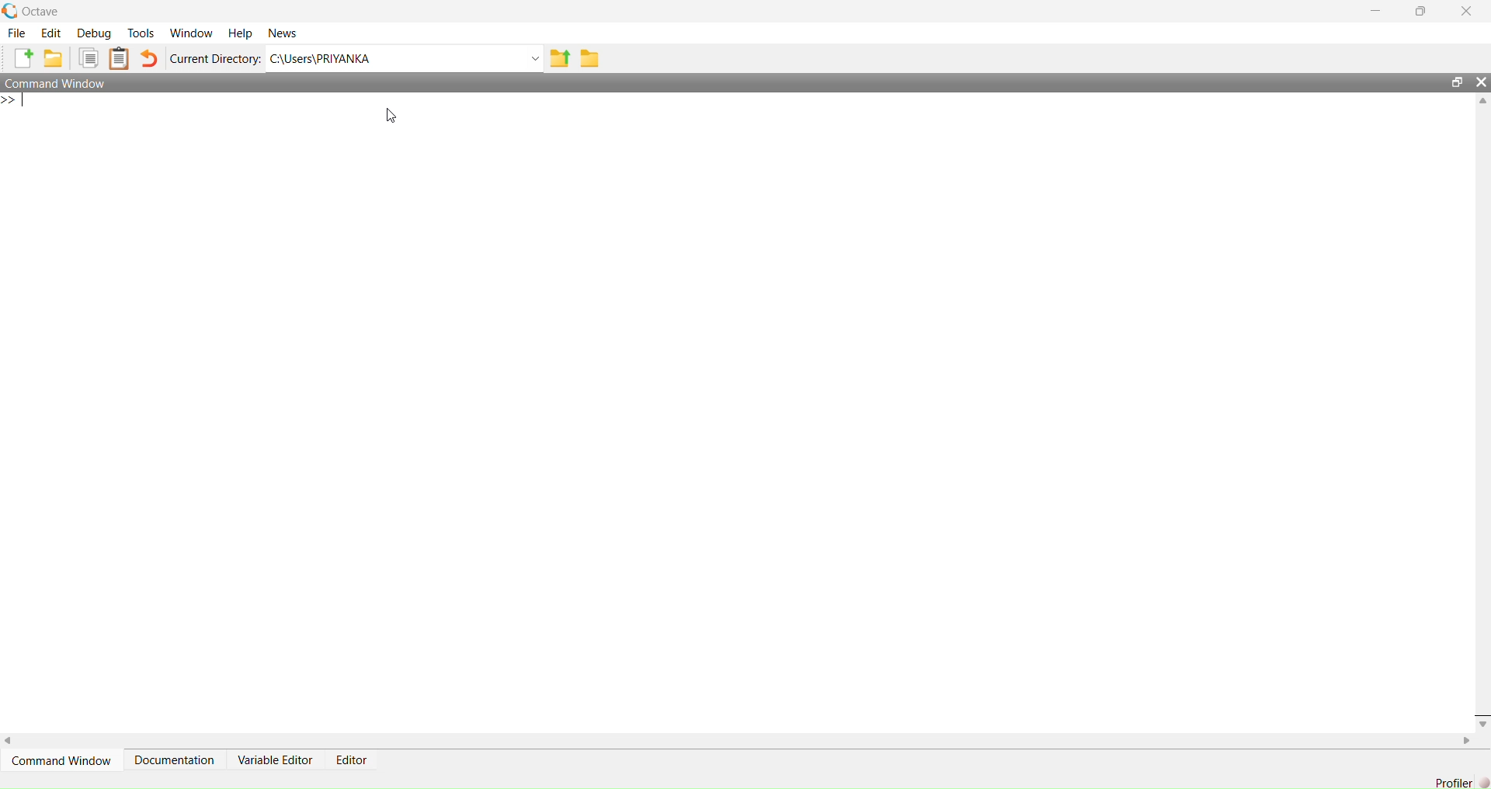  What do you see at coordinates (275, 759) in the screenshot?
I see `Variable Editor` at bounding box center [275, 759].